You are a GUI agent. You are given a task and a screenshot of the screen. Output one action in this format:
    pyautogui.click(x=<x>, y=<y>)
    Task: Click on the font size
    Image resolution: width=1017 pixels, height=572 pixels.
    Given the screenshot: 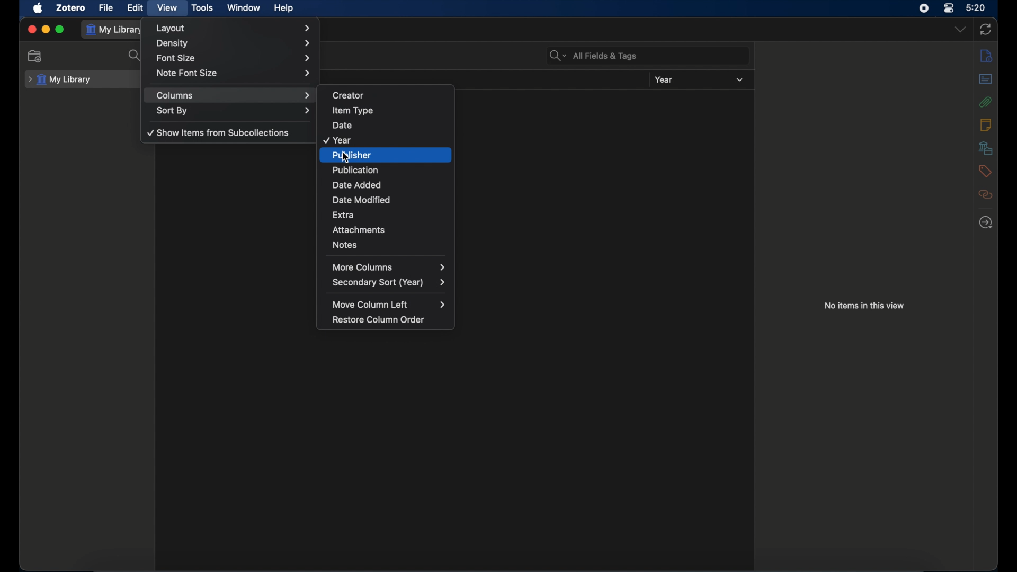 What is the action you would take?
    pyautogui.click(x=234, y=57)
    